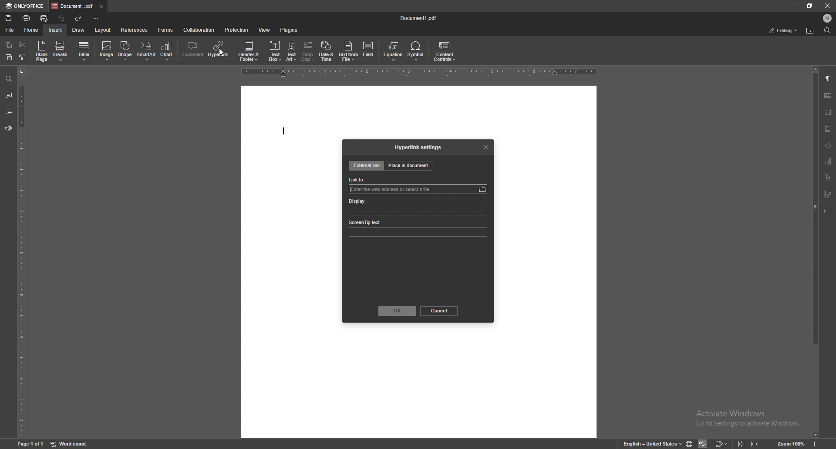 Image resolution: width=836 pixels, height=449 pixels. I want to click on close, so click(485, 146).